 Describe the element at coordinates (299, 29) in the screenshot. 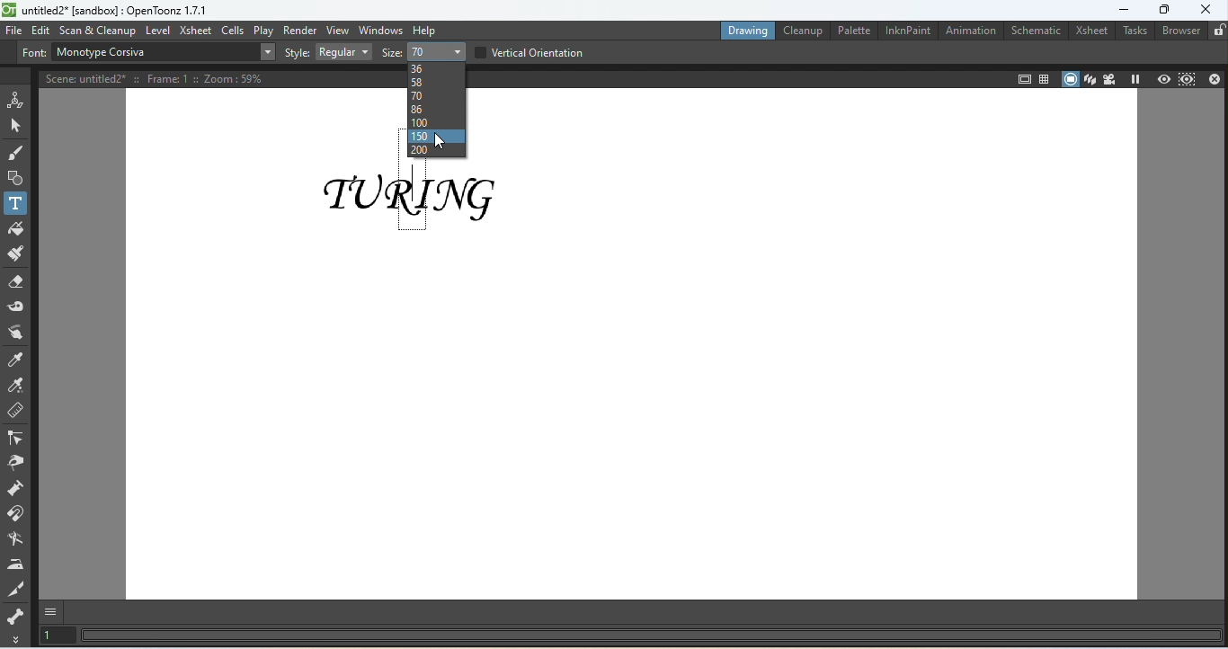

I see `Render` at that location.